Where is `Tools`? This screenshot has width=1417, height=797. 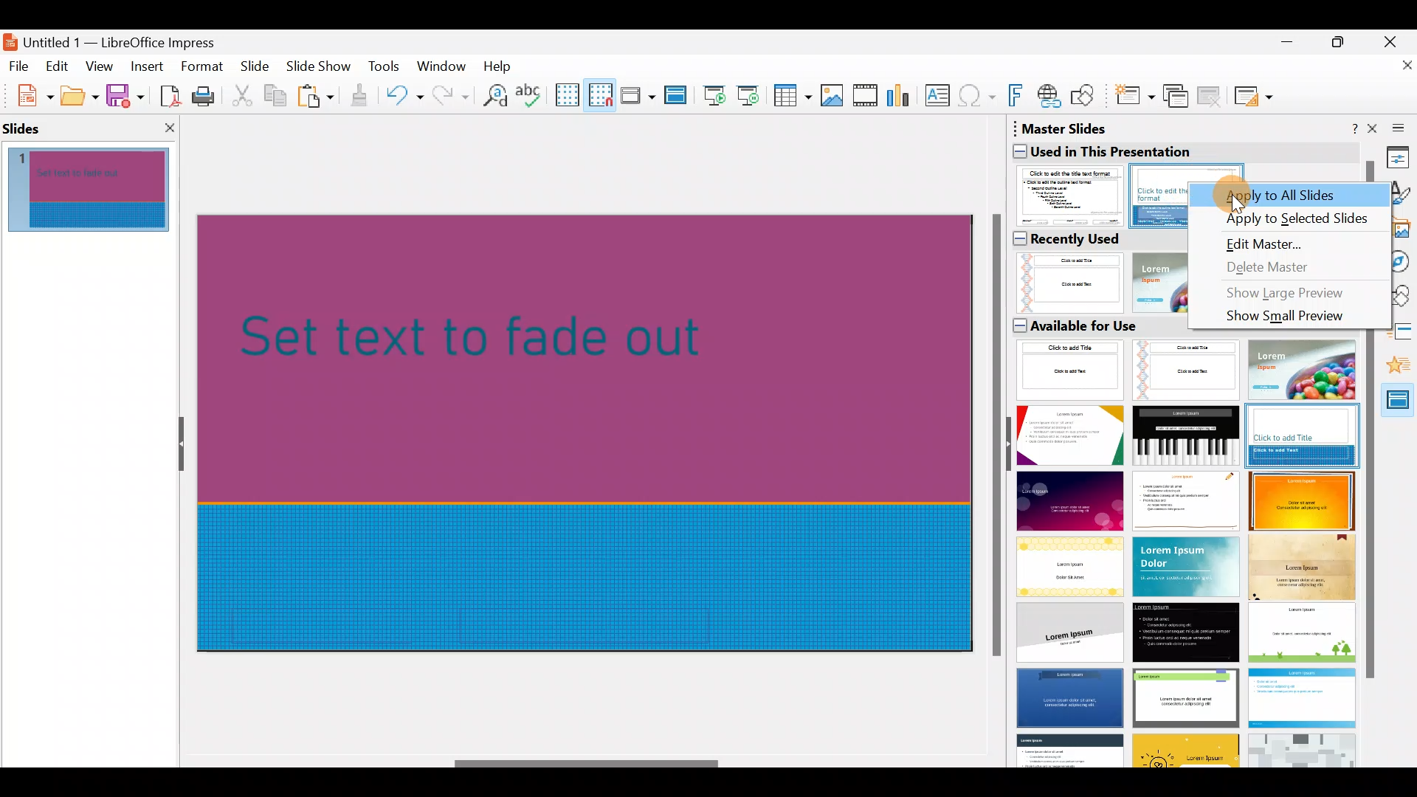 Tools is located at coordinates (385, 69).